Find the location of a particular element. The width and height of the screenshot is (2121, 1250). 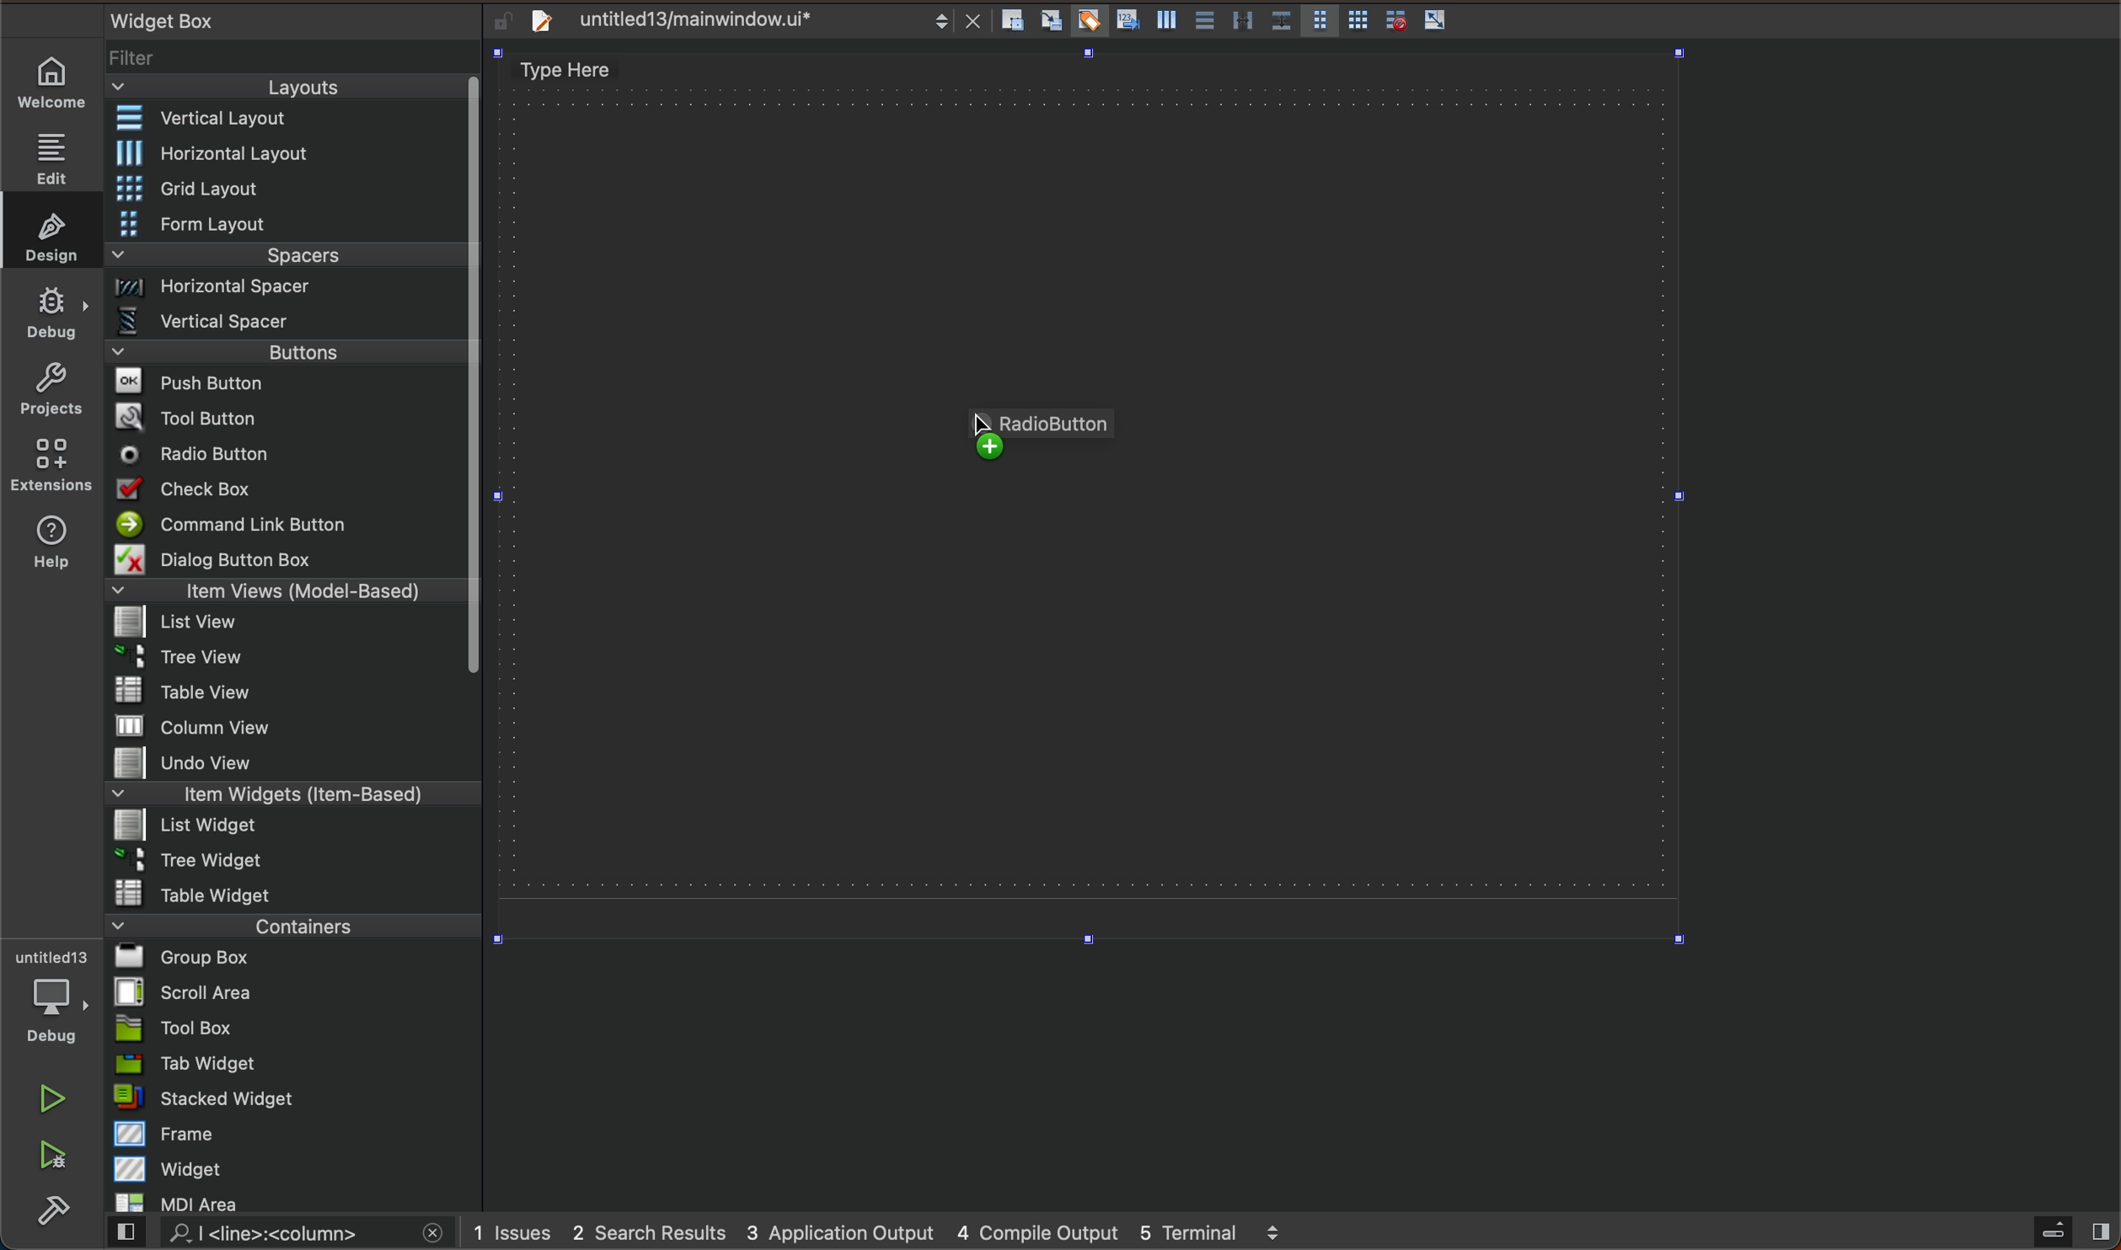

list view is located at coordinates (283, 628).